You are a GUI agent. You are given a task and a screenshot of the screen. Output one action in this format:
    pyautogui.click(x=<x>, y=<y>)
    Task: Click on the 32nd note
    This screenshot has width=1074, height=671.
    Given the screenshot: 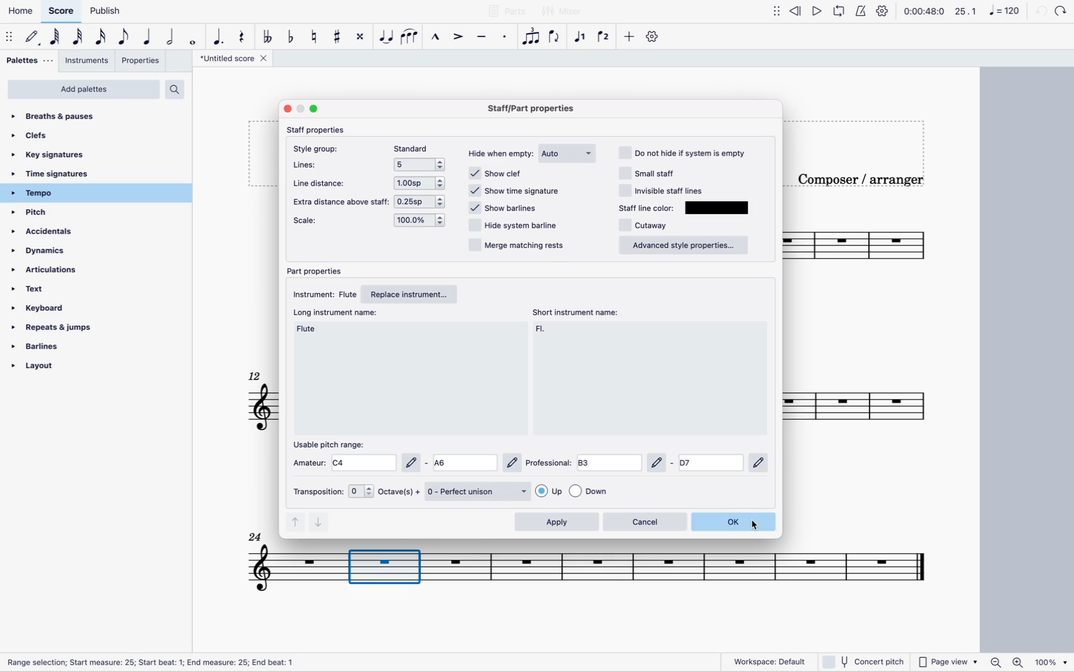 What is the action you would take?
    pyautogui.click(x=79, y=38)
    